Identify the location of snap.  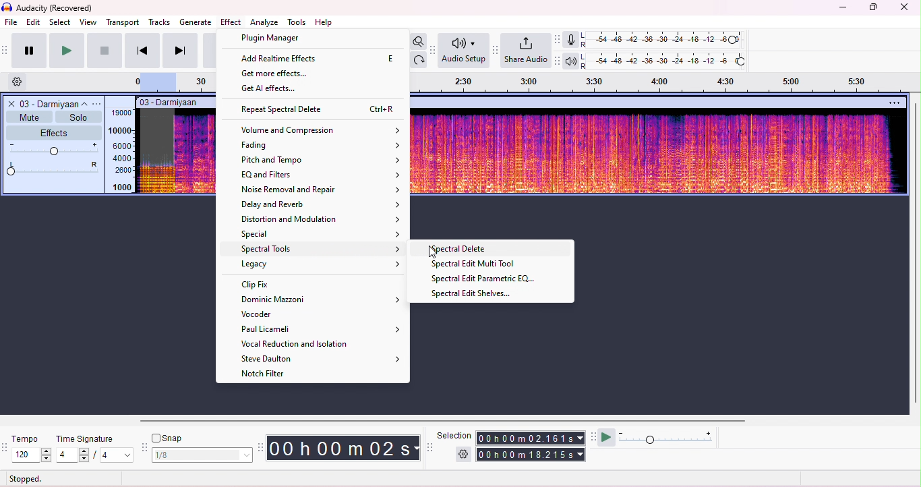
(171, 437).